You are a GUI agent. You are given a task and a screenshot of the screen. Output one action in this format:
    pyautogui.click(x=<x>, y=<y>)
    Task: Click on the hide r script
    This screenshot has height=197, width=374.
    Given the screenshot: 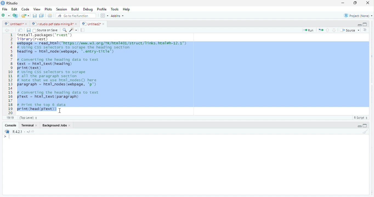 What is the action you would take?
    pyautogui.click(x=359, y=24)
    